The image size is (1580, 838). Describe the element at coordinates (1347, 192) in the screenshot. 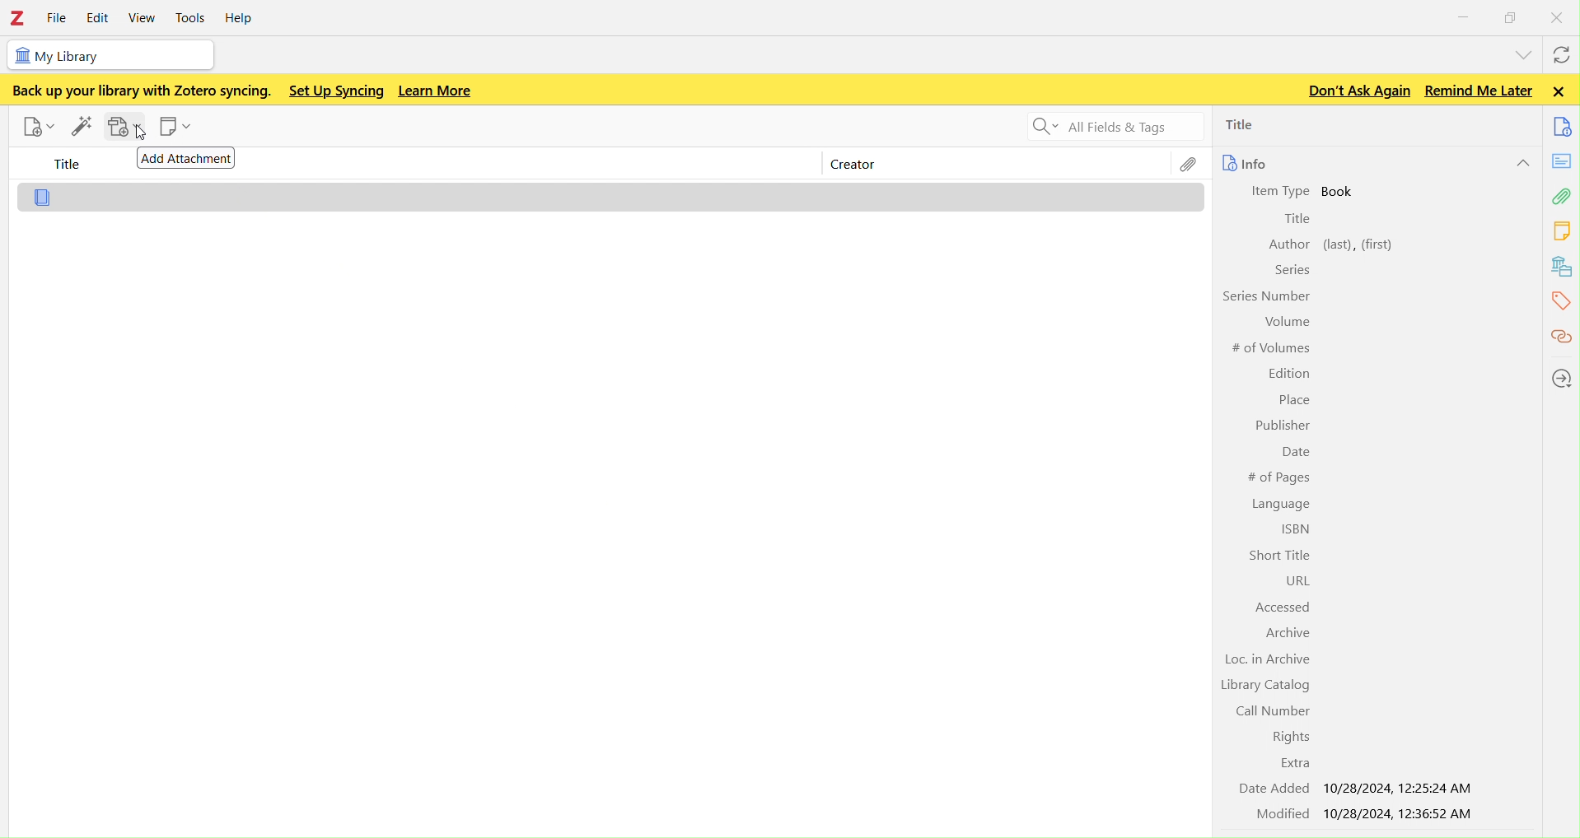

I see `book` at that location.